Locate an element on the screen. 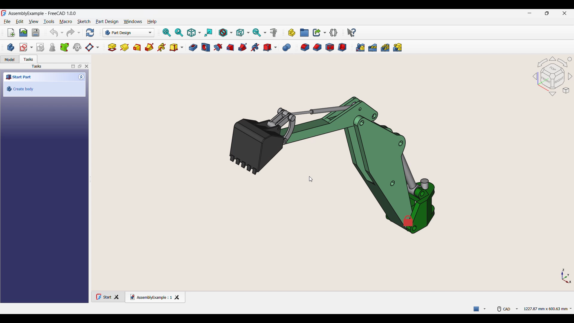 This screenshot has width=574, height=323. Measure is located at coordinates (275, 33).